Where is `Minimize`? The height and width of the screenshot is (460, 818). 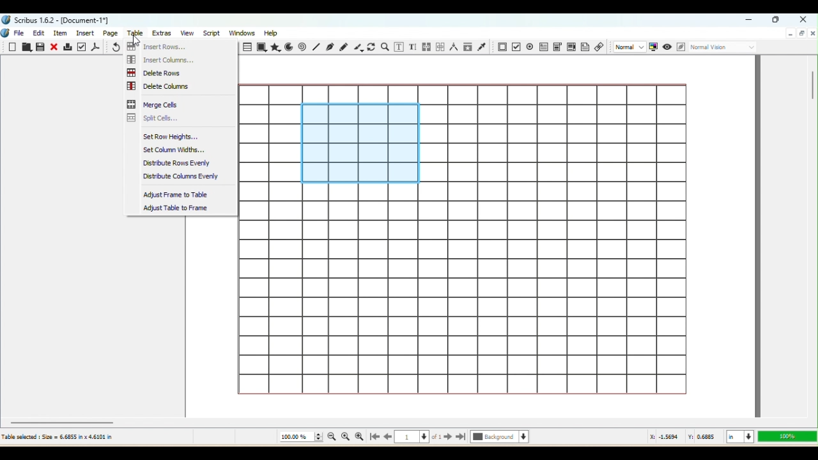 Minimize is located at coordinates (790, 34).